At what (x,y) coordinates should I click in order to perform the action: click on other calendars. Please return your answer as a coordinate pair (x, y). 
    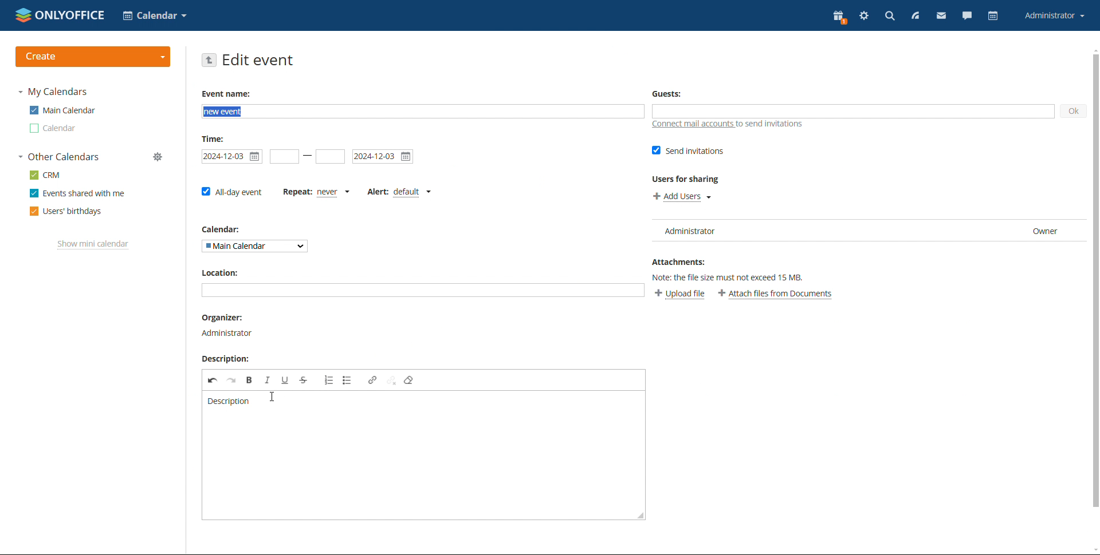
    Looking at the image, I should click on (58, 157).